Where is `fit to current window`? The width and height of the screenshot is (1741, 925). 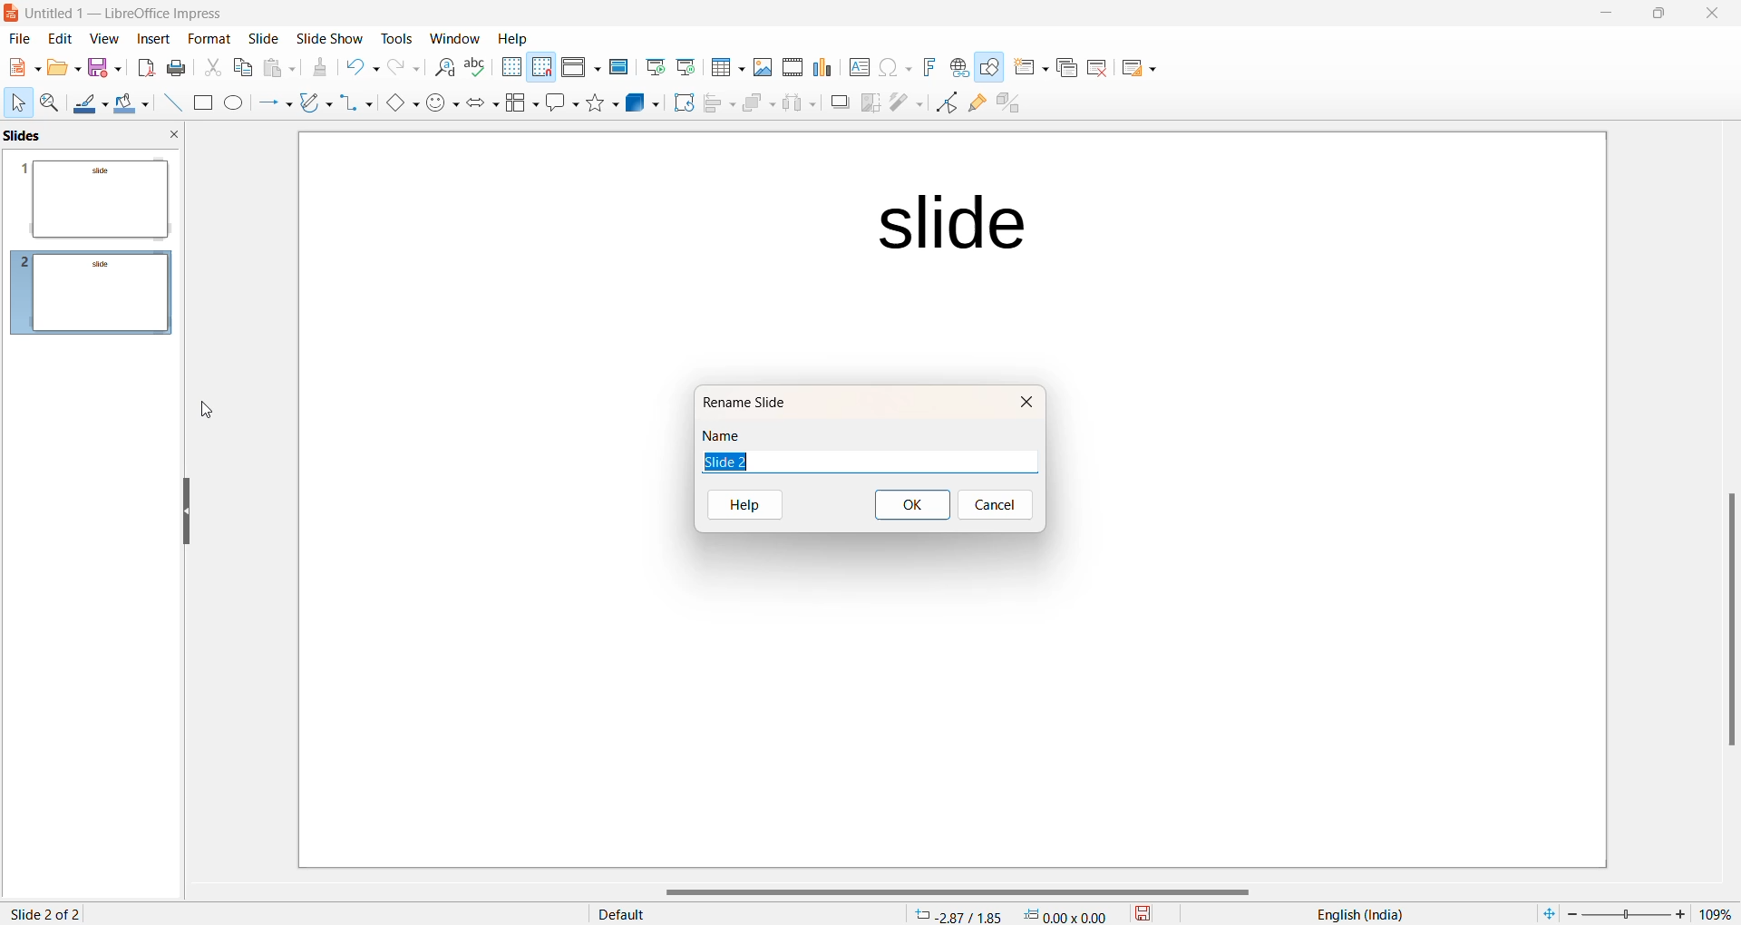 fit to current window is located at coordinates (1544, 913).